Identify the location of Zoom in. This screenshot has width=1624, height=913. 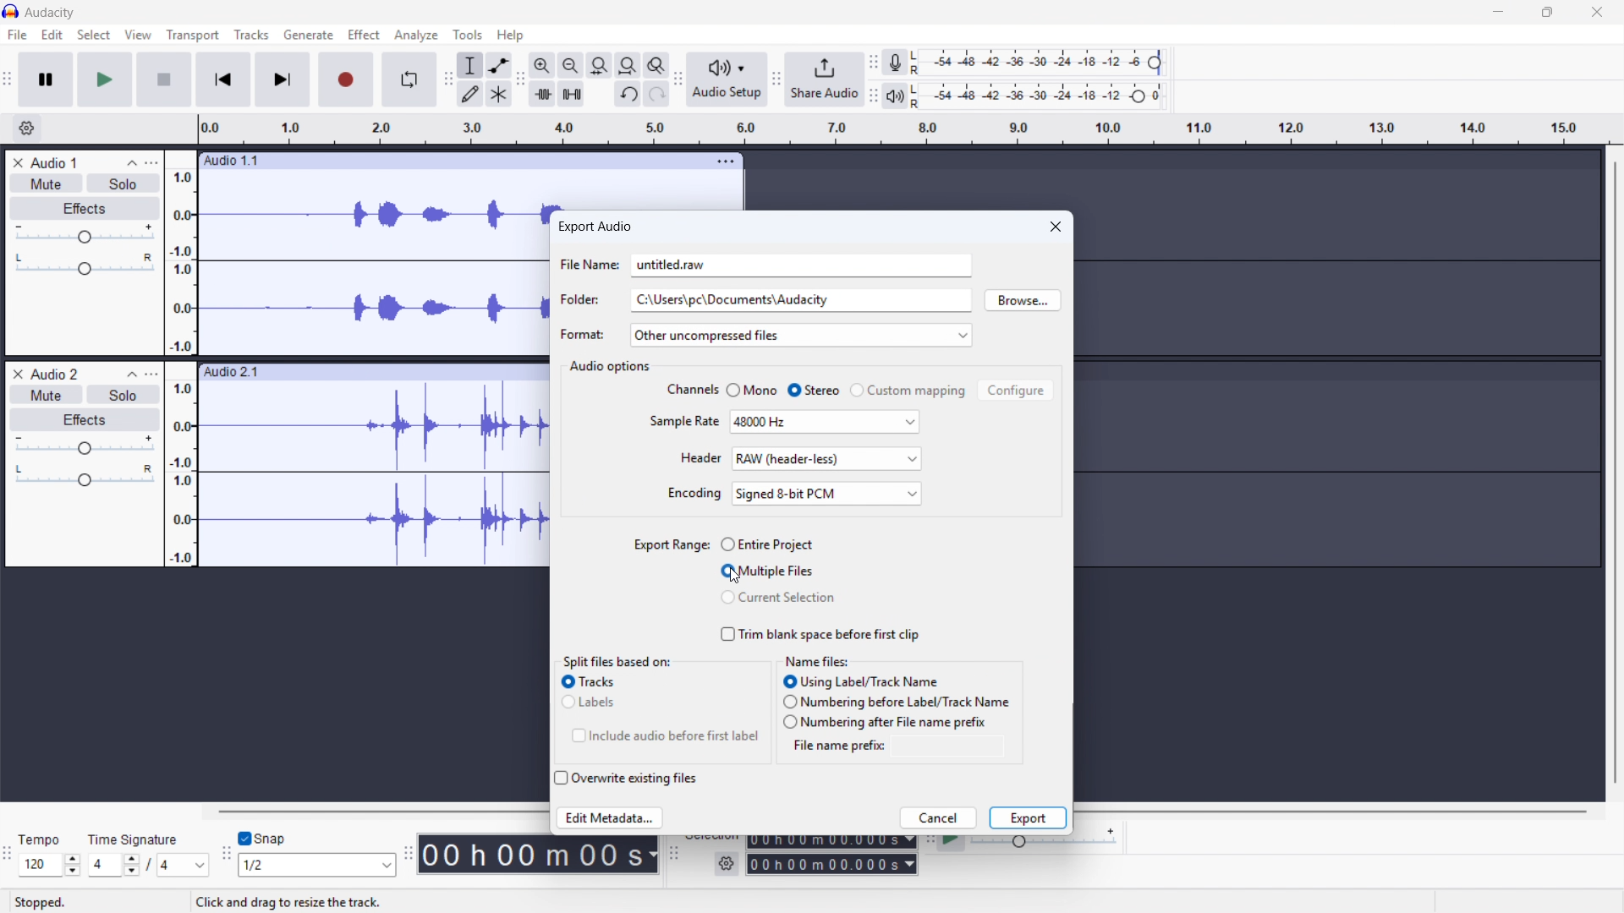
(541, 65).